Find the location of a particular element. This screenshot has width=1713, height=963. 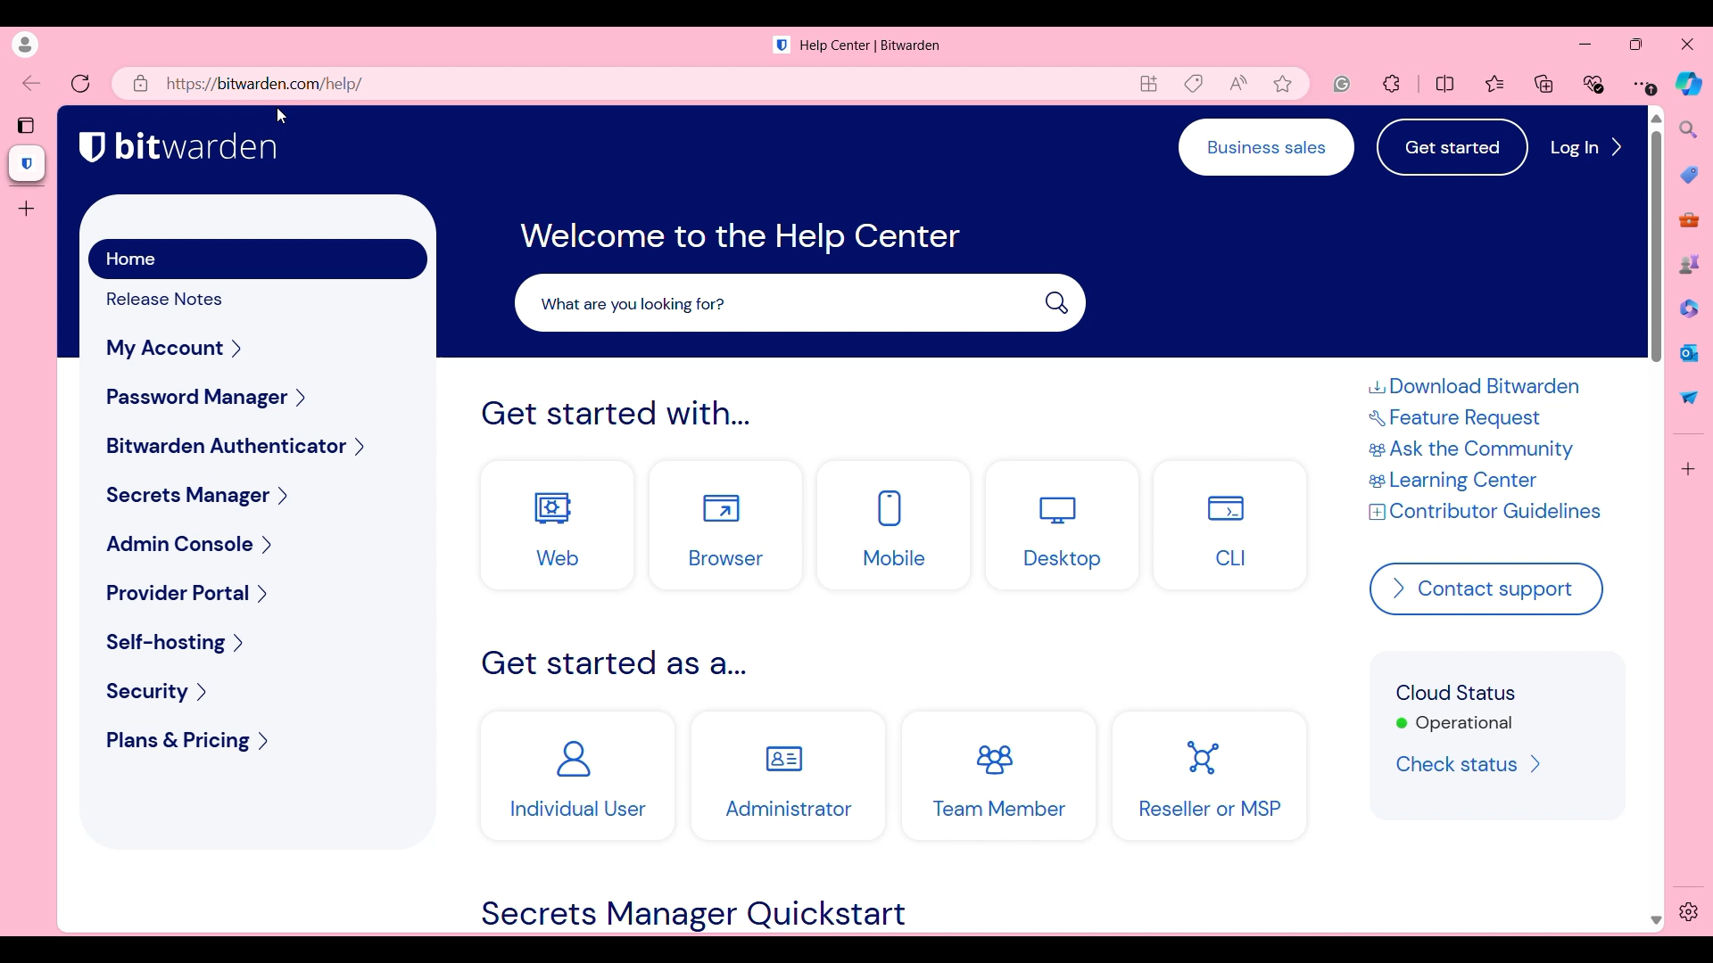

Split screen is located at coordinates (1445, 85).